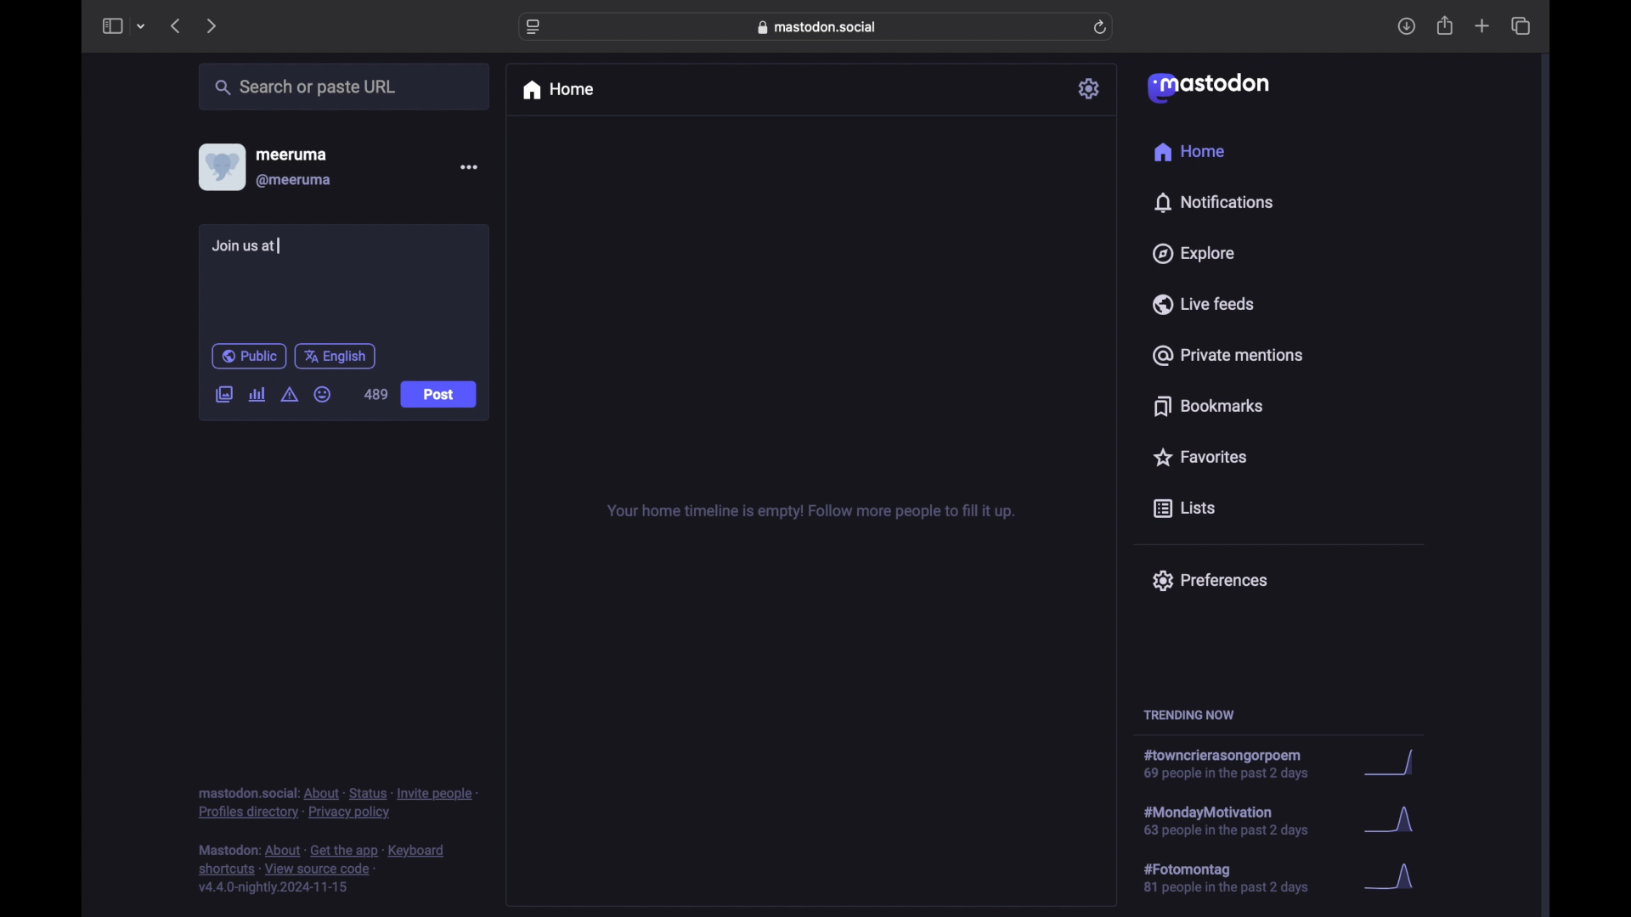 This screenshot has height=917, width=1631. I want to click on hashtag trend, so click(1235, 765).